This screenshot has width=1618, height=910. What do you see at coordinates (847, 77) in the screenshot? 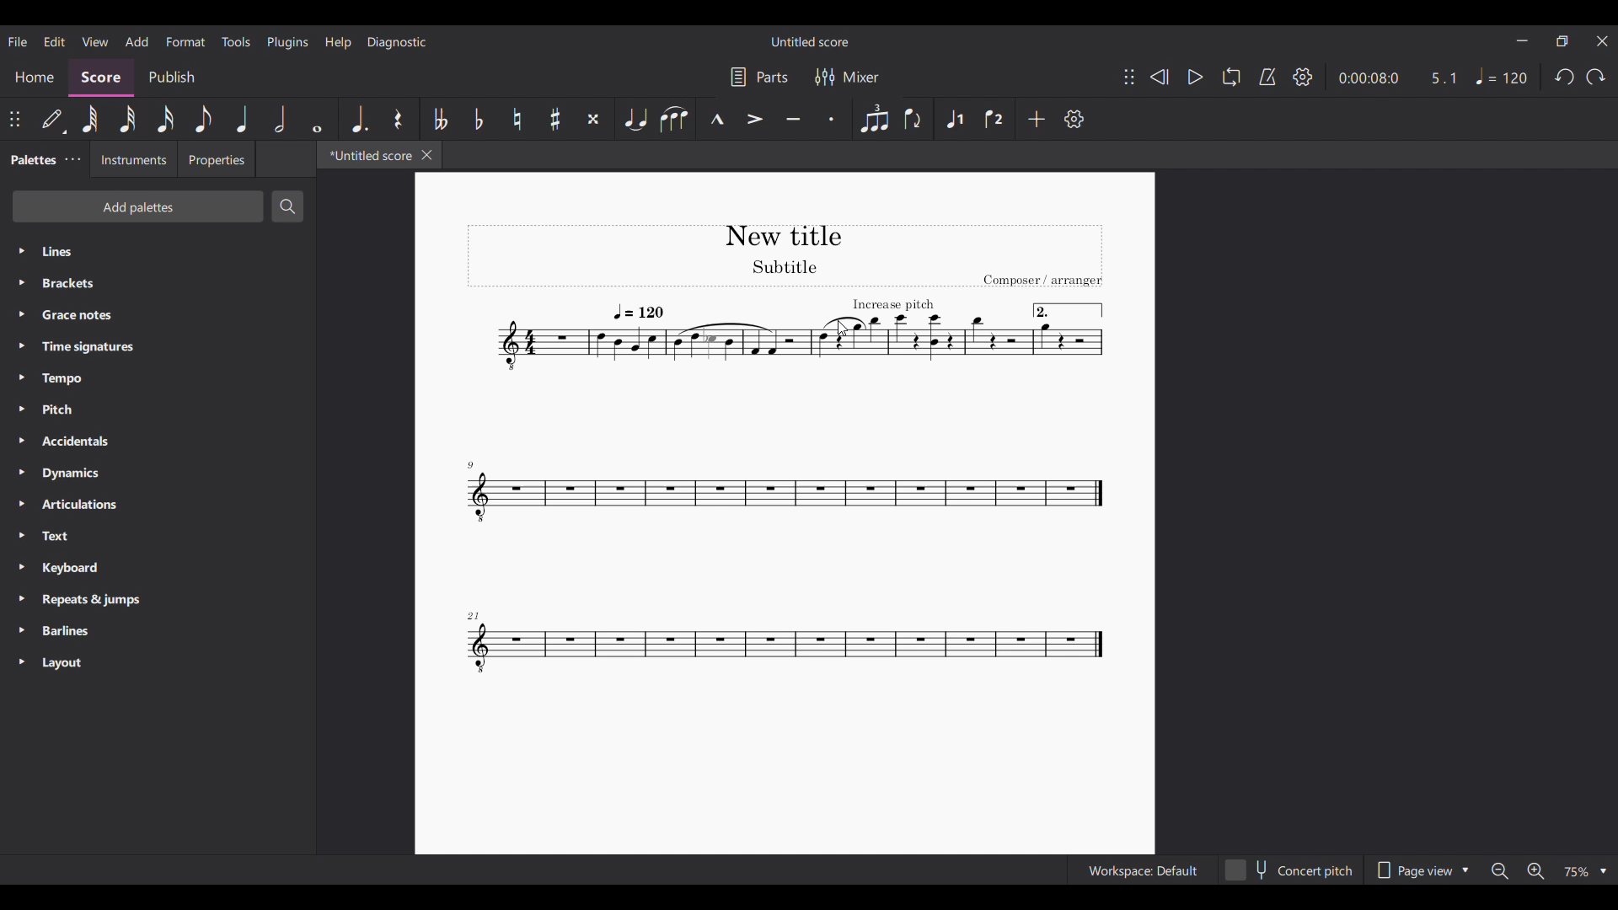
I see `Mixer settings` at bounding box center [847, 77].